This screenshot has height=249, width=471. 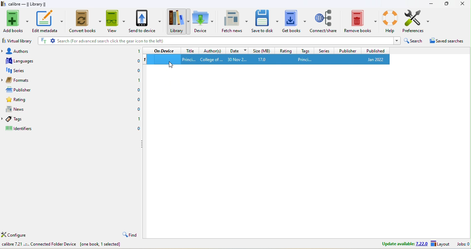 What do you see at coordinates (137, 80) in the screenshot?
I see `1` at bounding box center [137, 80].